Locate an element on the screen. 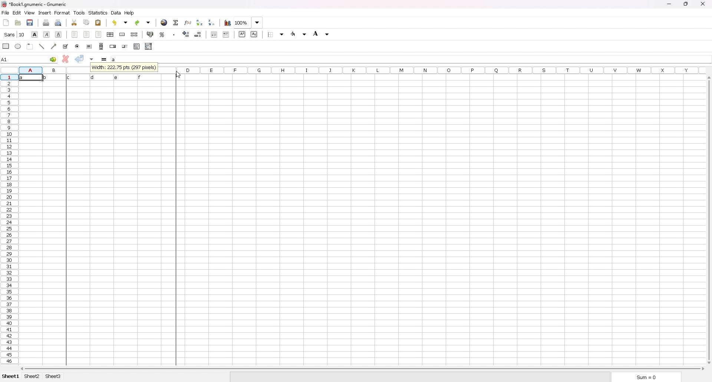 This screenshot has height=382, width=712. decrease decimals is located at coordinates (198, 34).